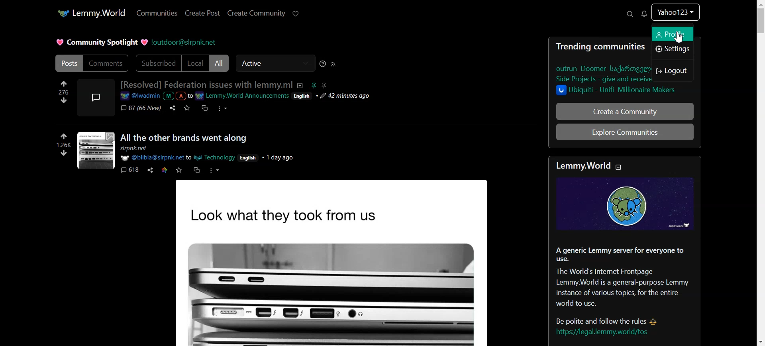 The image size is (765, 346). I want to click on , so click(249, 158).